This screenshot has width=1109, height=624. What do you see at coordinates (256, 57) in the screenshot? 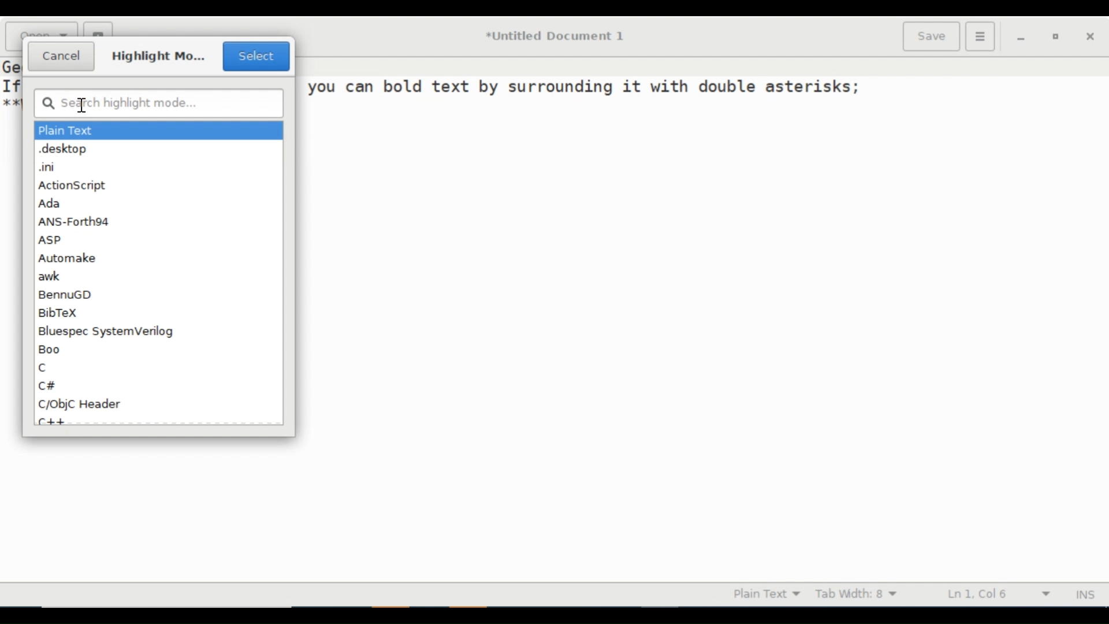
I see `Select` at bounding box center [256, 57].